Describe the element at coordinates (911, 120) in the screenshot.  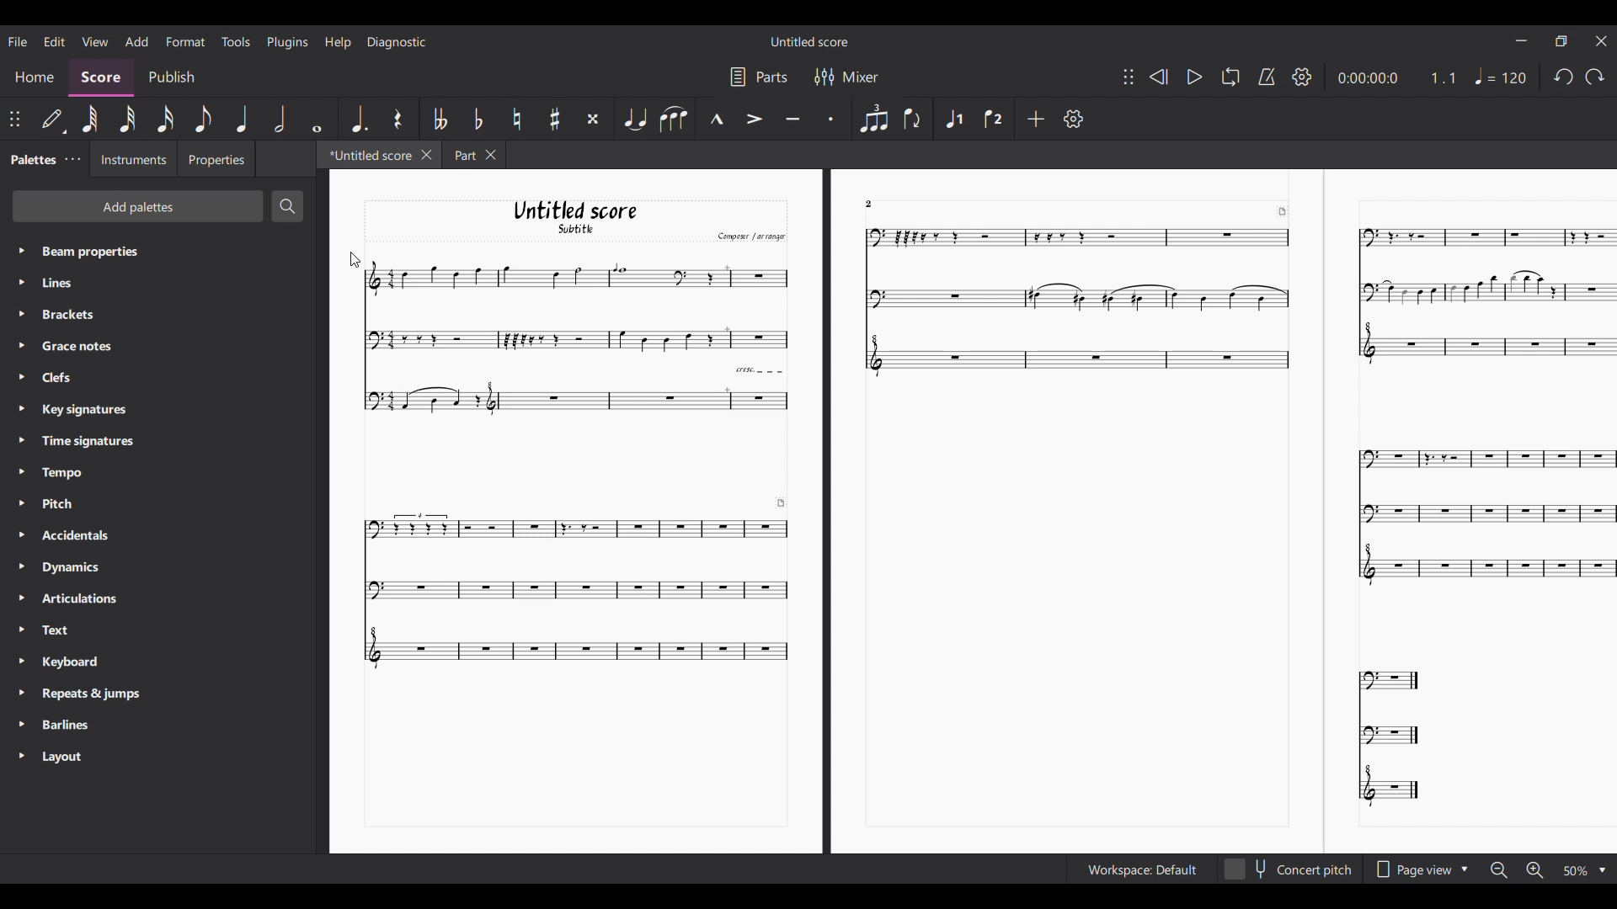
I see `Flip direction` at that location.